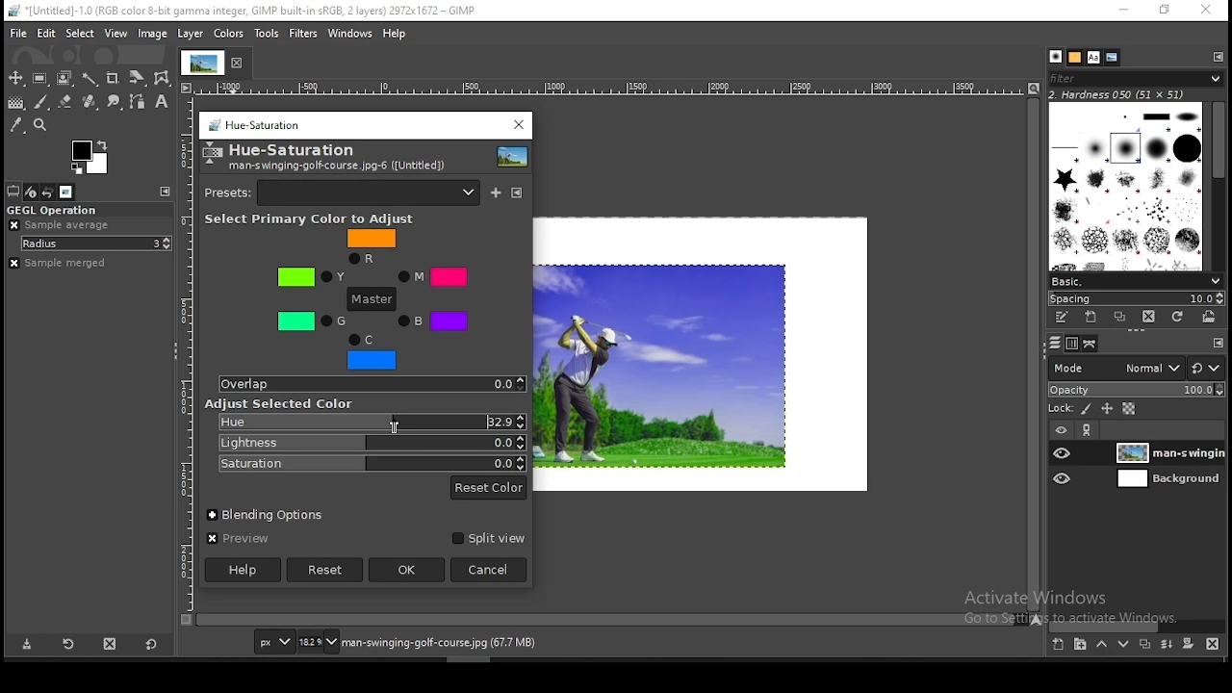 This screenshot has width=1232, height=693. Describe the element at coordinates (1103, 645) in the screenshot. I see `move layer on step up` at that location.